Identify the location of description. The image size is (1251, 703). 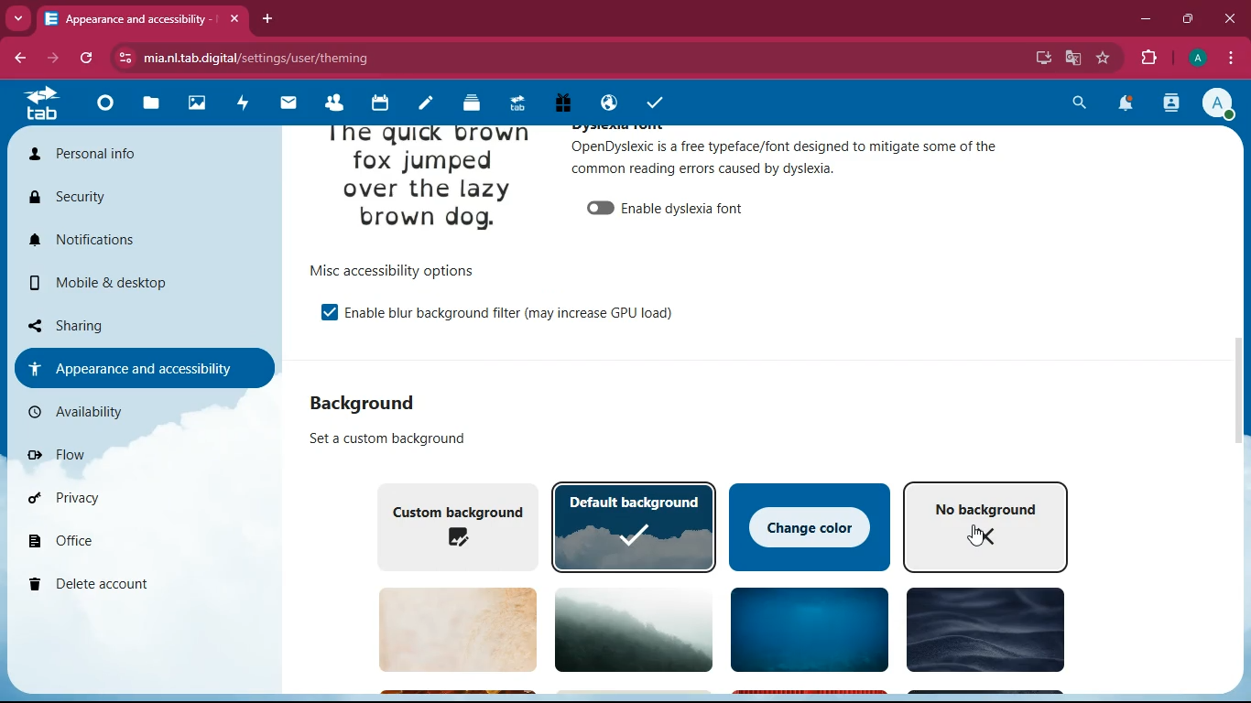
(378, 438).